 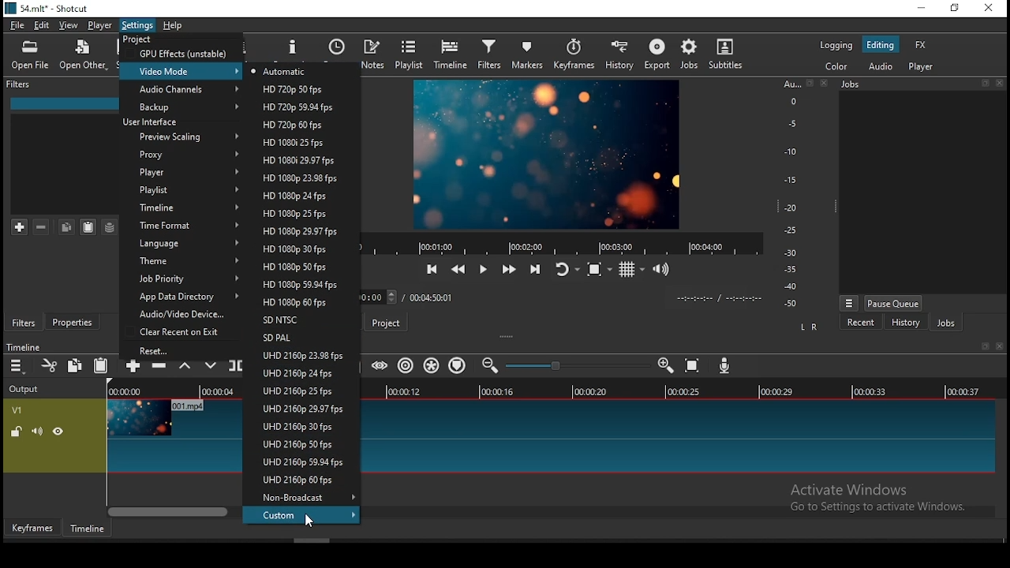 What do you see at coordinates (296, 285) in the screenshot?
I see `resolution option` at bounding box center [296, 285].